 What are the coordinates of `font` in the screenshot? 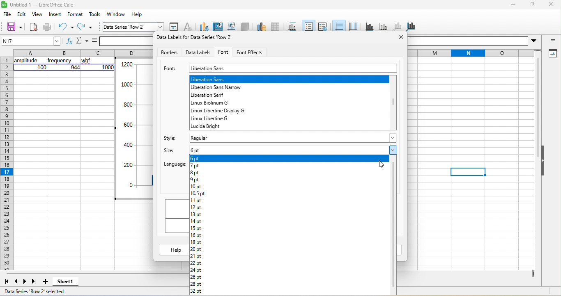 It's located at (169, 69).